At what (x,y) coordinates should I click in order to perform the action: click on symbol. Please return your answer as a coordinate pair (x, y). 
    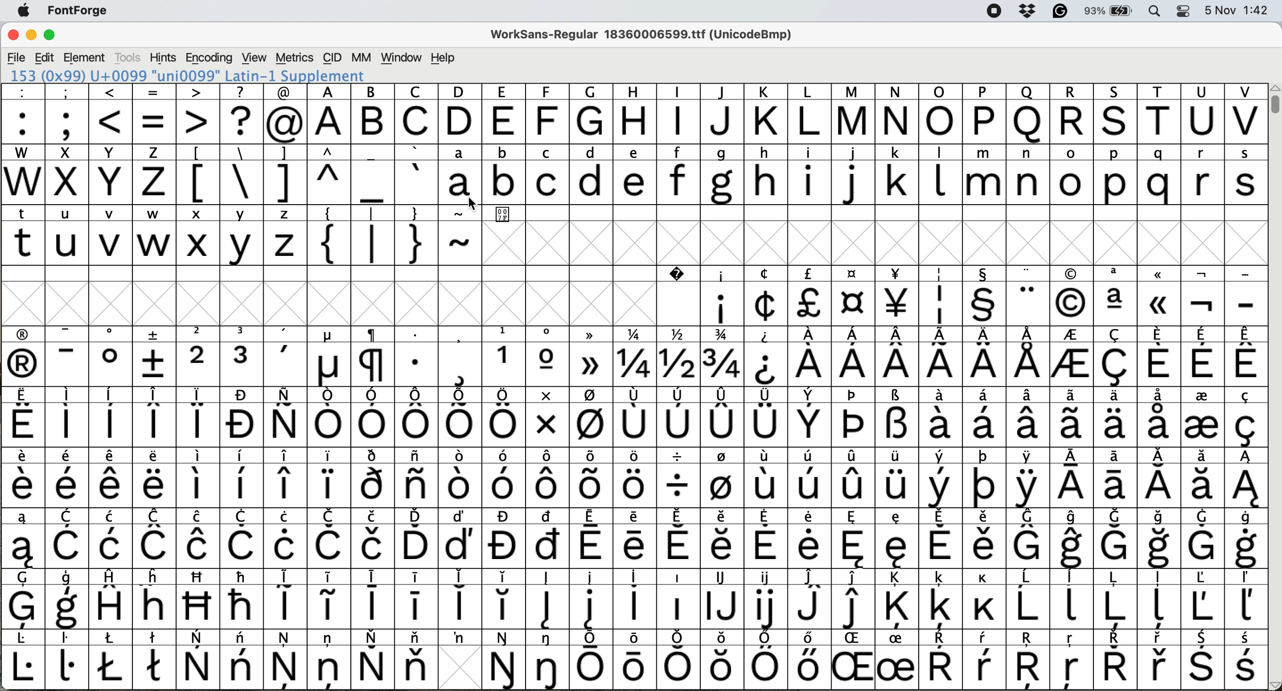
    Looking at the image, I should click on (984, 357).